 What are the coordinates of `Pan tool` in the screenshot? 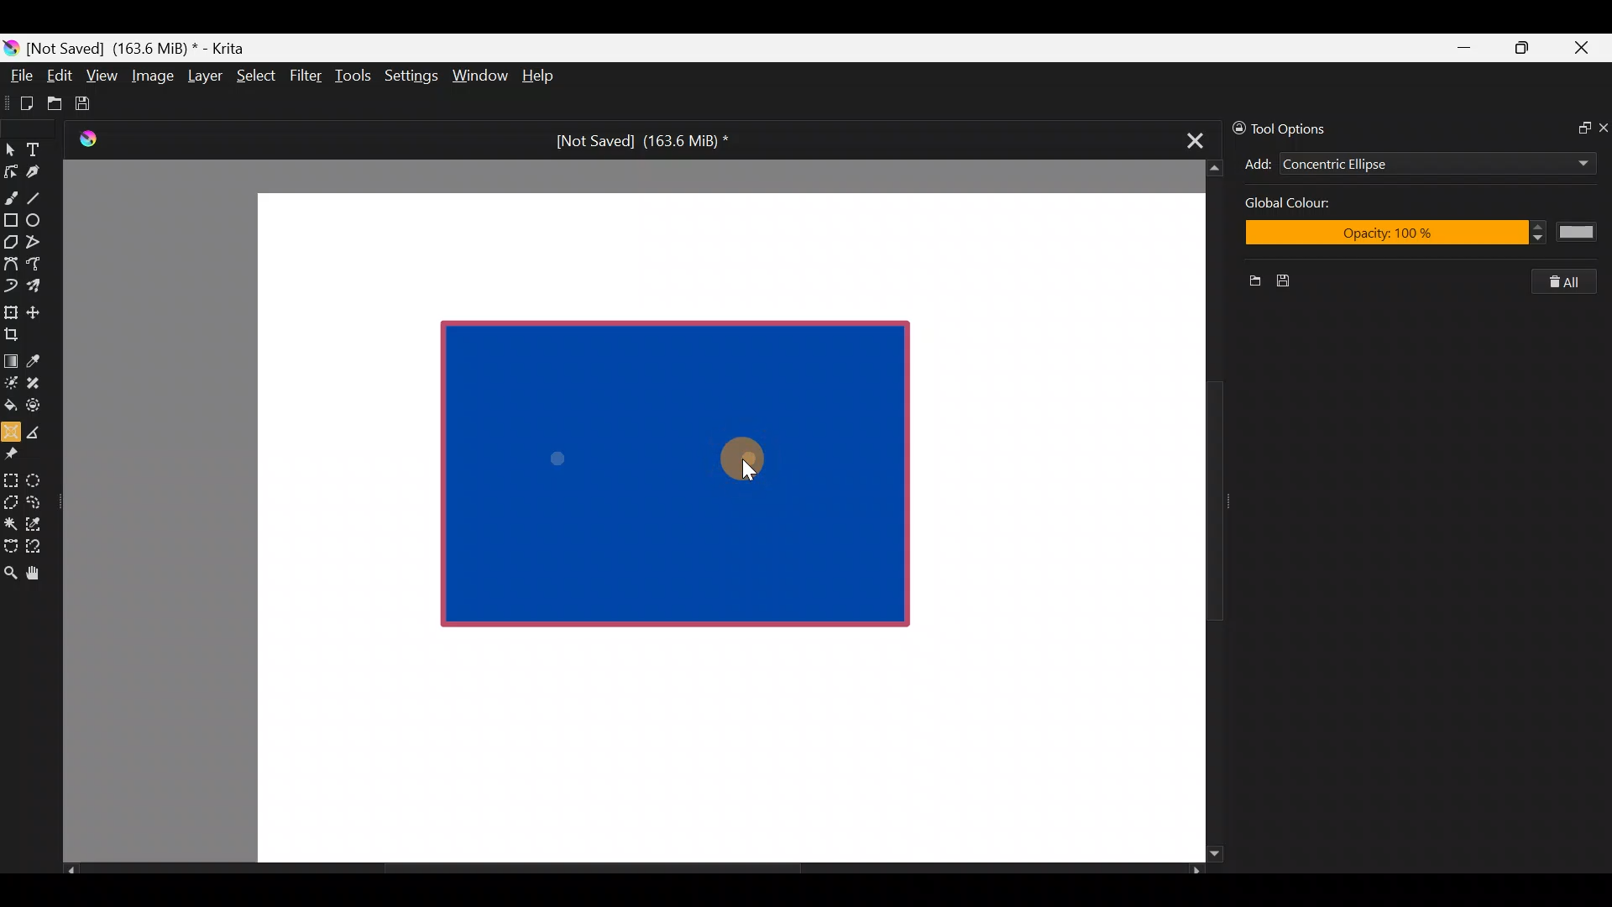 It's located at (40, 574).